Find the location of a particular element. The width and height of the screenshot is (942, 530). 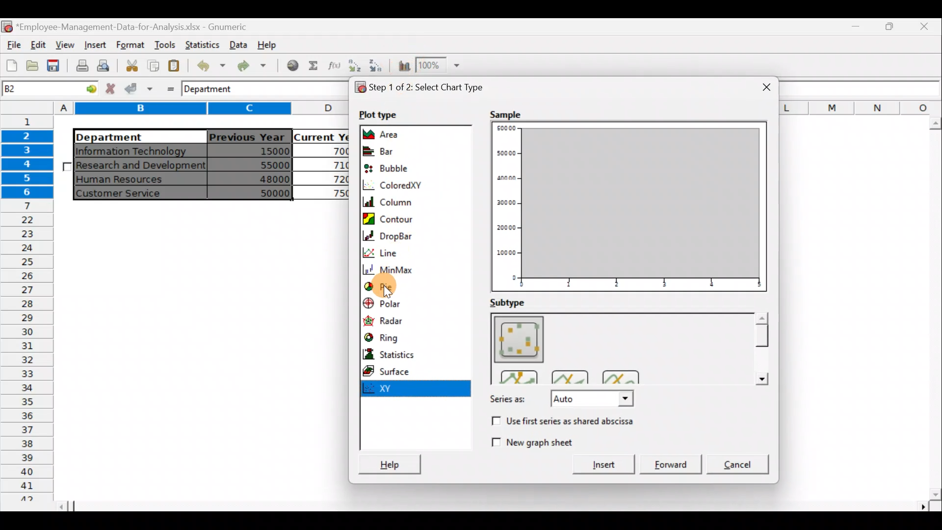

Close is located at coordinates (925, 28).